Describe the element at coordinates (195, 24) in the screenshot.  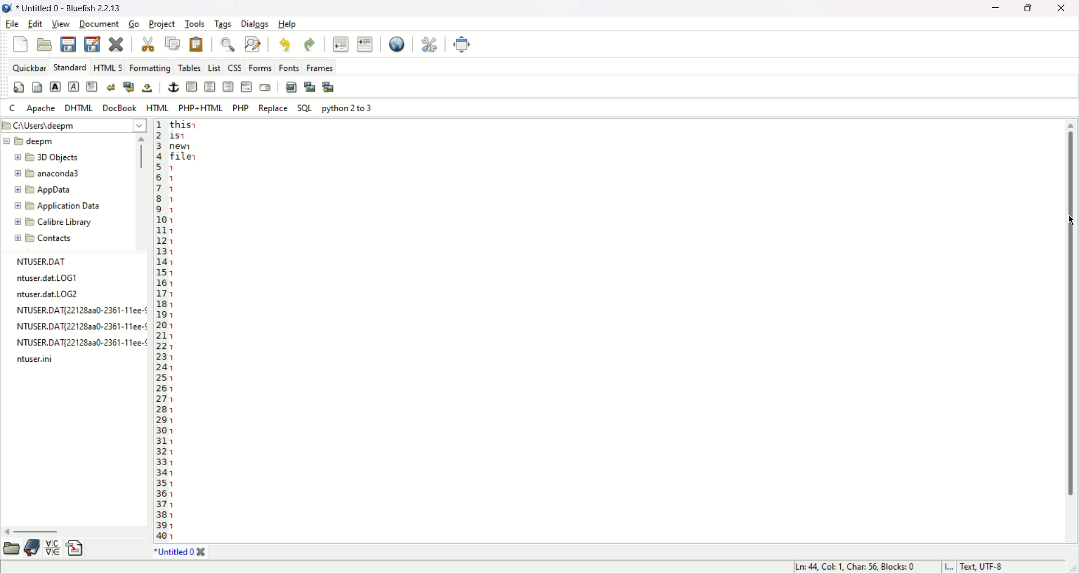
I see `tools` at that location.